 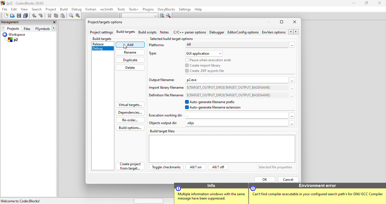 What do you see at coordinates (103, 44) in the screenshot?
I see `release` at bounding box center [103, 44].